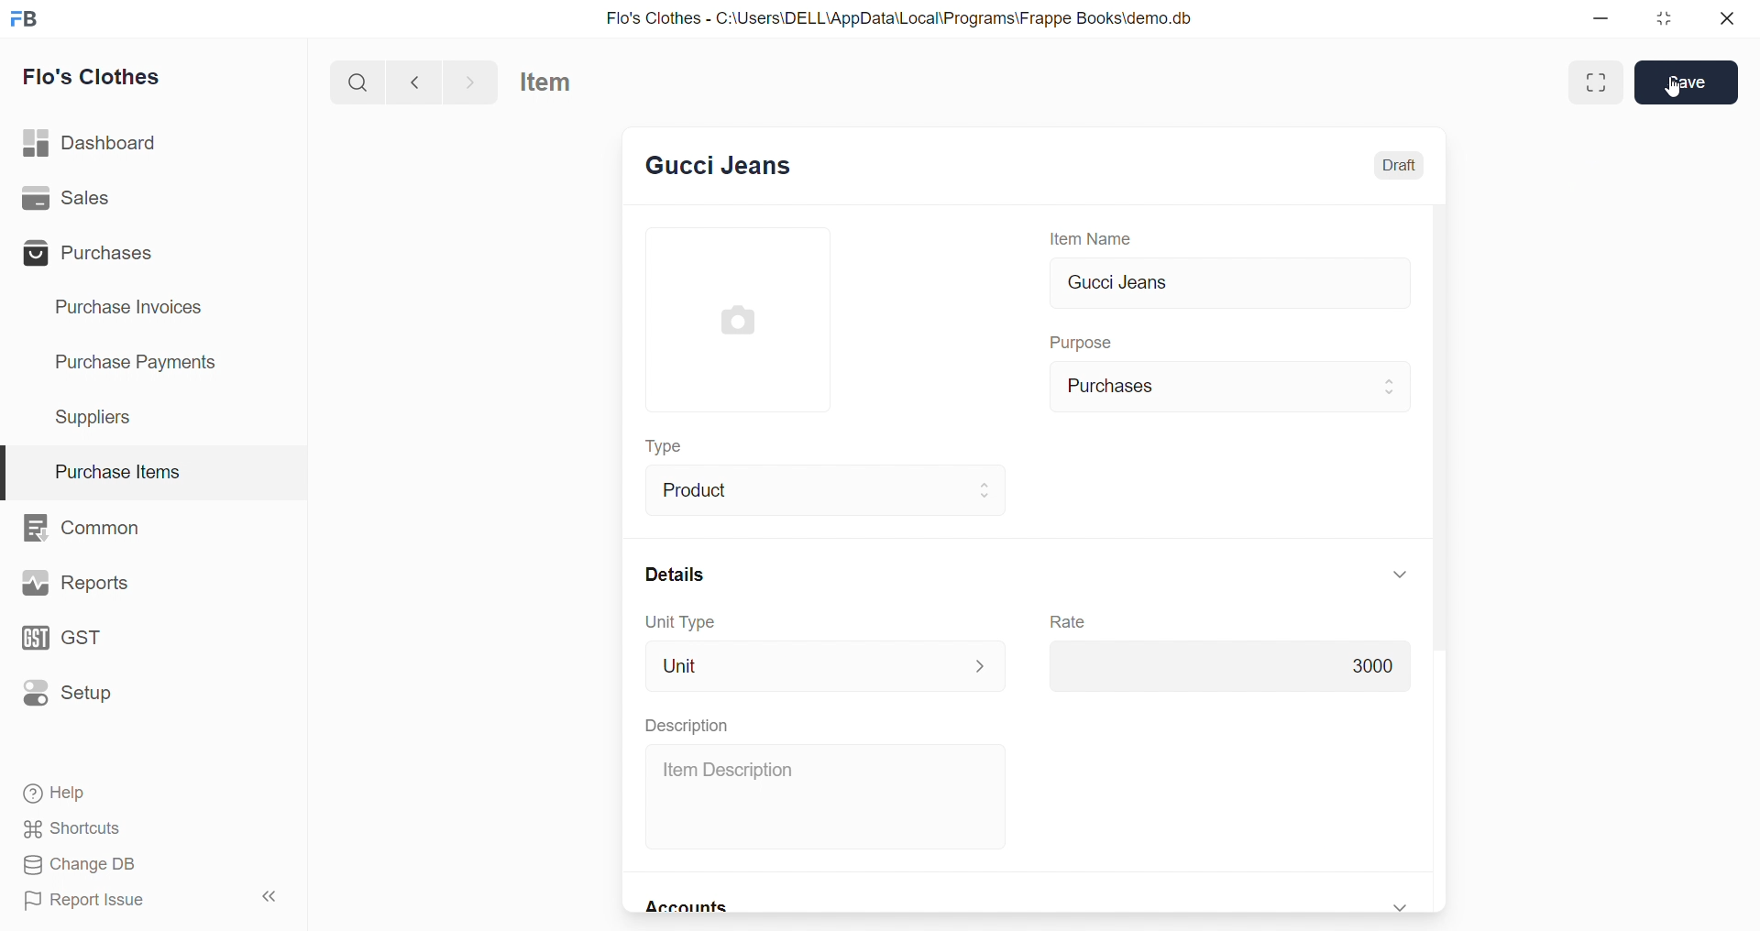  What do you see at coordinates (142, 363) in the screenshot?
I see `Purchase Payments` at bounding box center [142, 363].